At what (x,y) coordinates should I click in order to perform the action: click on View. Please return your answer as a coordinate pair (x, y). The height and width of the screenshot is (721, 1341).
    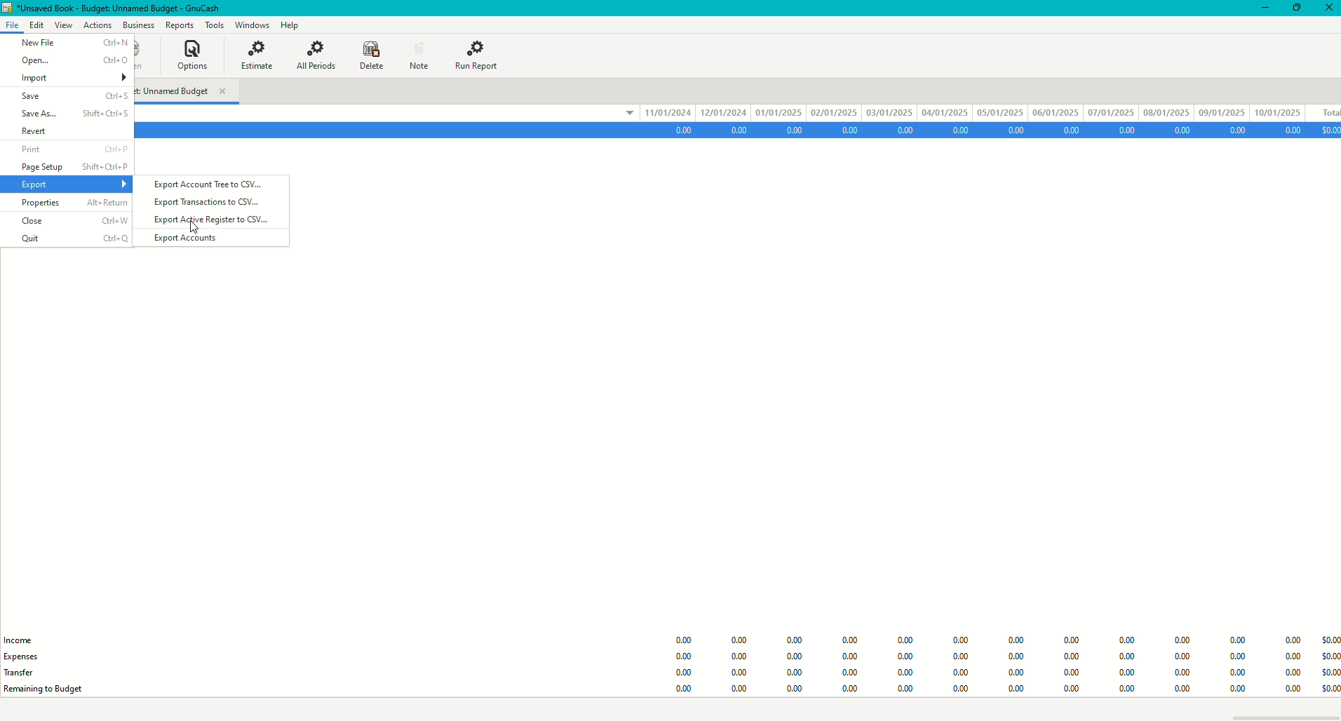
    Looking at the image, I should click on (61, 23).